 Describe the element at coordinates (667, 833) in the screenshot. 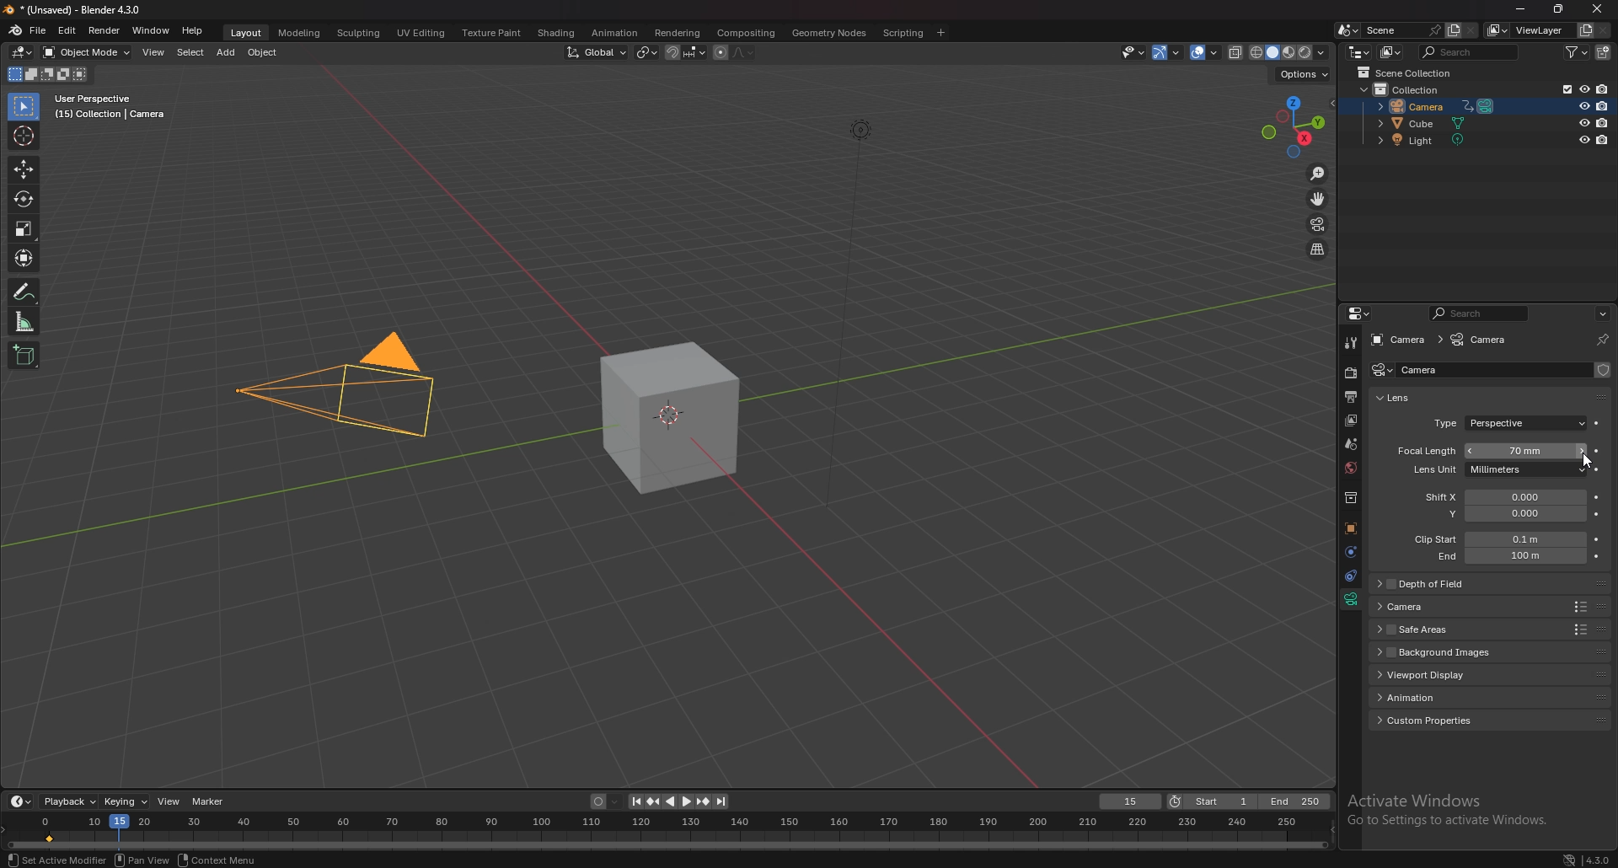

I see `seek` at that location.